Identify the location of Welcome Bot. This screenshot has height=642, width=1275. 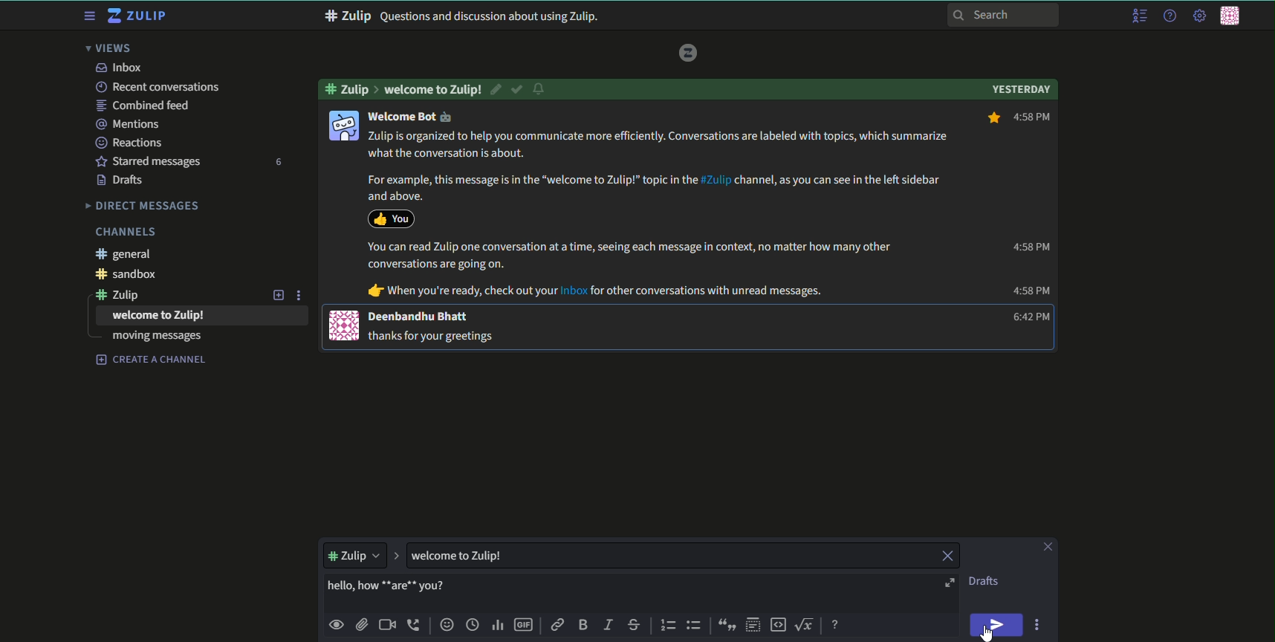
(412, 117).